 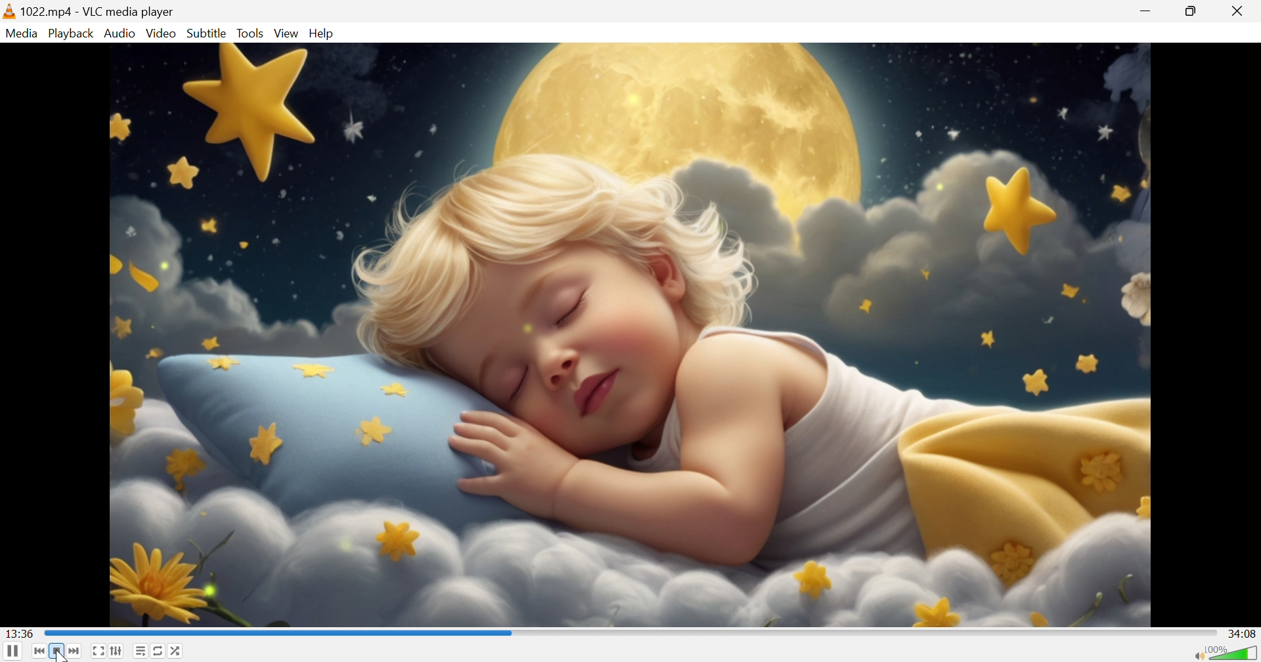 What do you see at coordinates (632, 632) in the screenshot?
I see `progress bar` at bounding box center [632, 632].